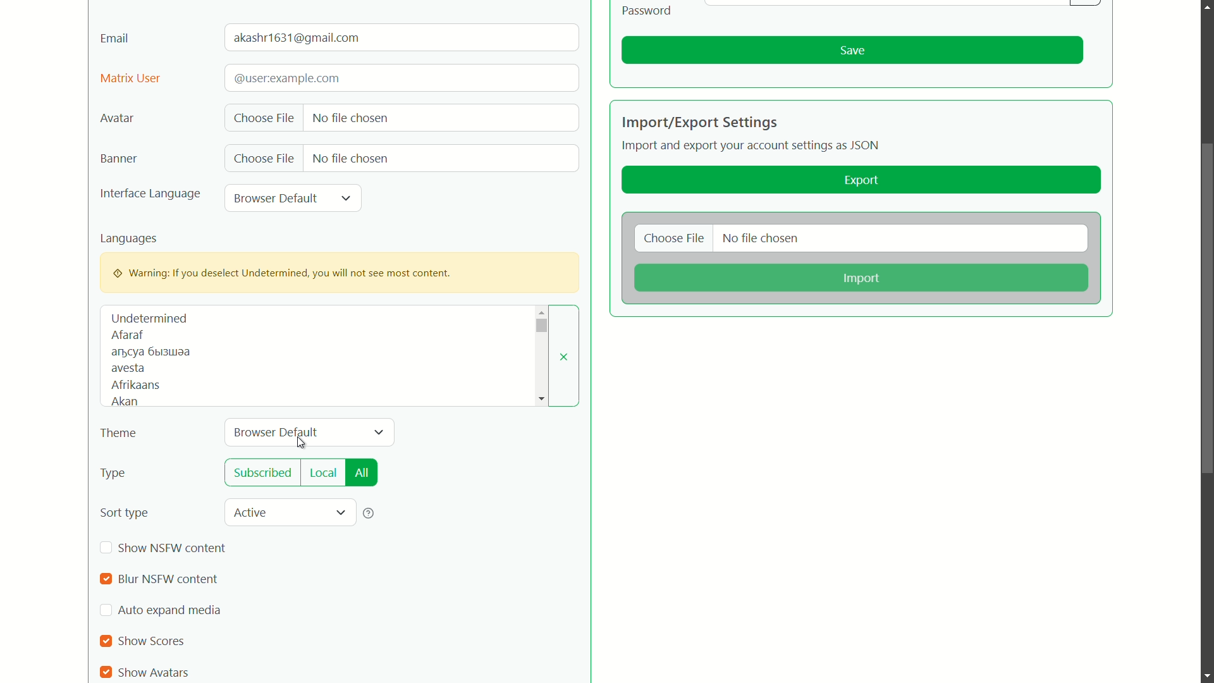 This screenshot has height=683, width=1214. I want to click on avatar, so click(117, 119).